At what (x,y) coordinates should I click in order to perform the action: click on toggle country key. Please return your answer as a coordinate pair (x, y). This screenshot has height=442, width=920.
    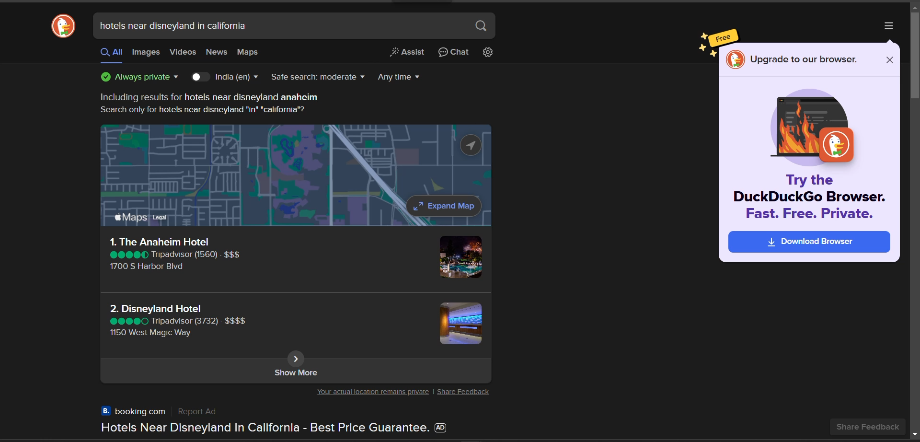
    Looking at the image, I should click on (200, 78).